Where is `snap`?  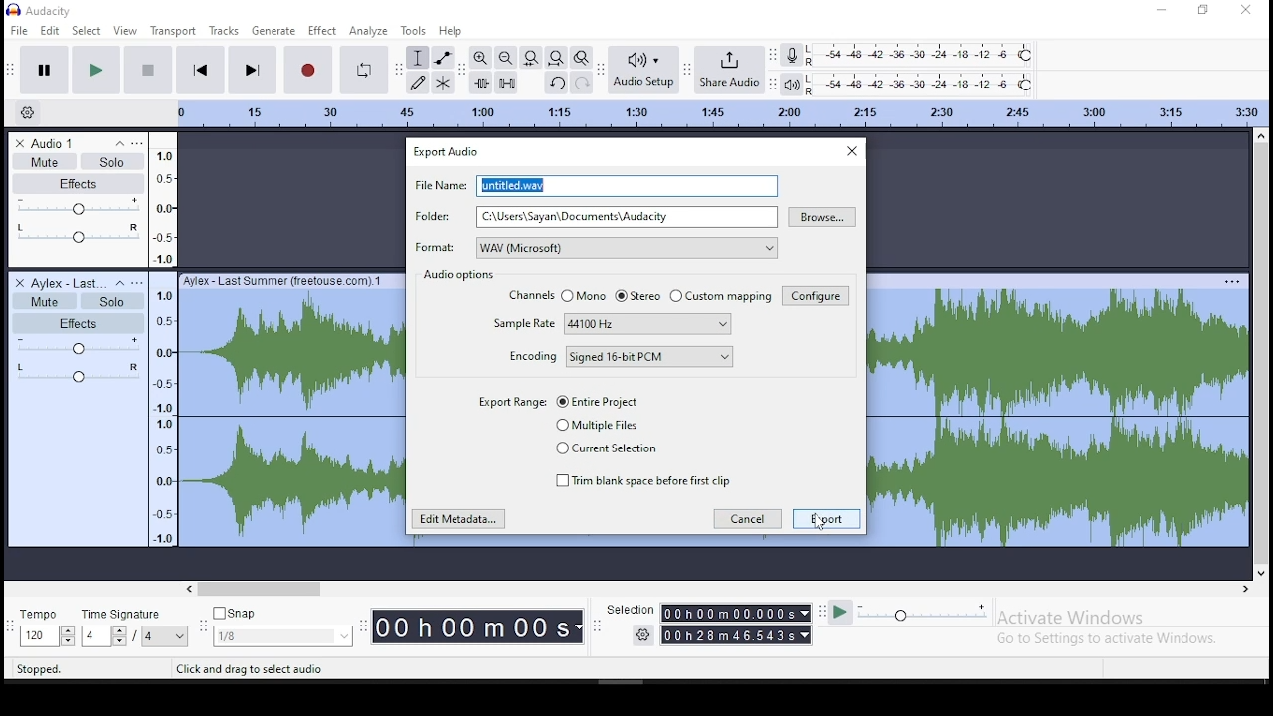 snap is located at coordinates (283, 627).